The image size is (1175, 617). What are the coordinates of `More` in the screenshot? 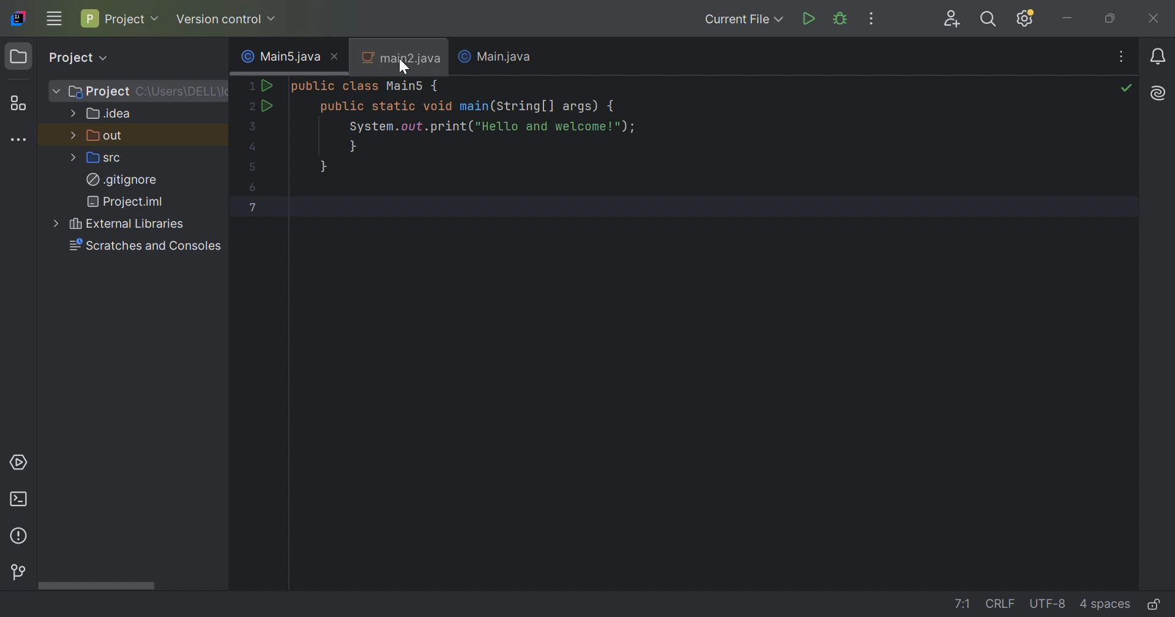 It's located at (73, 135).